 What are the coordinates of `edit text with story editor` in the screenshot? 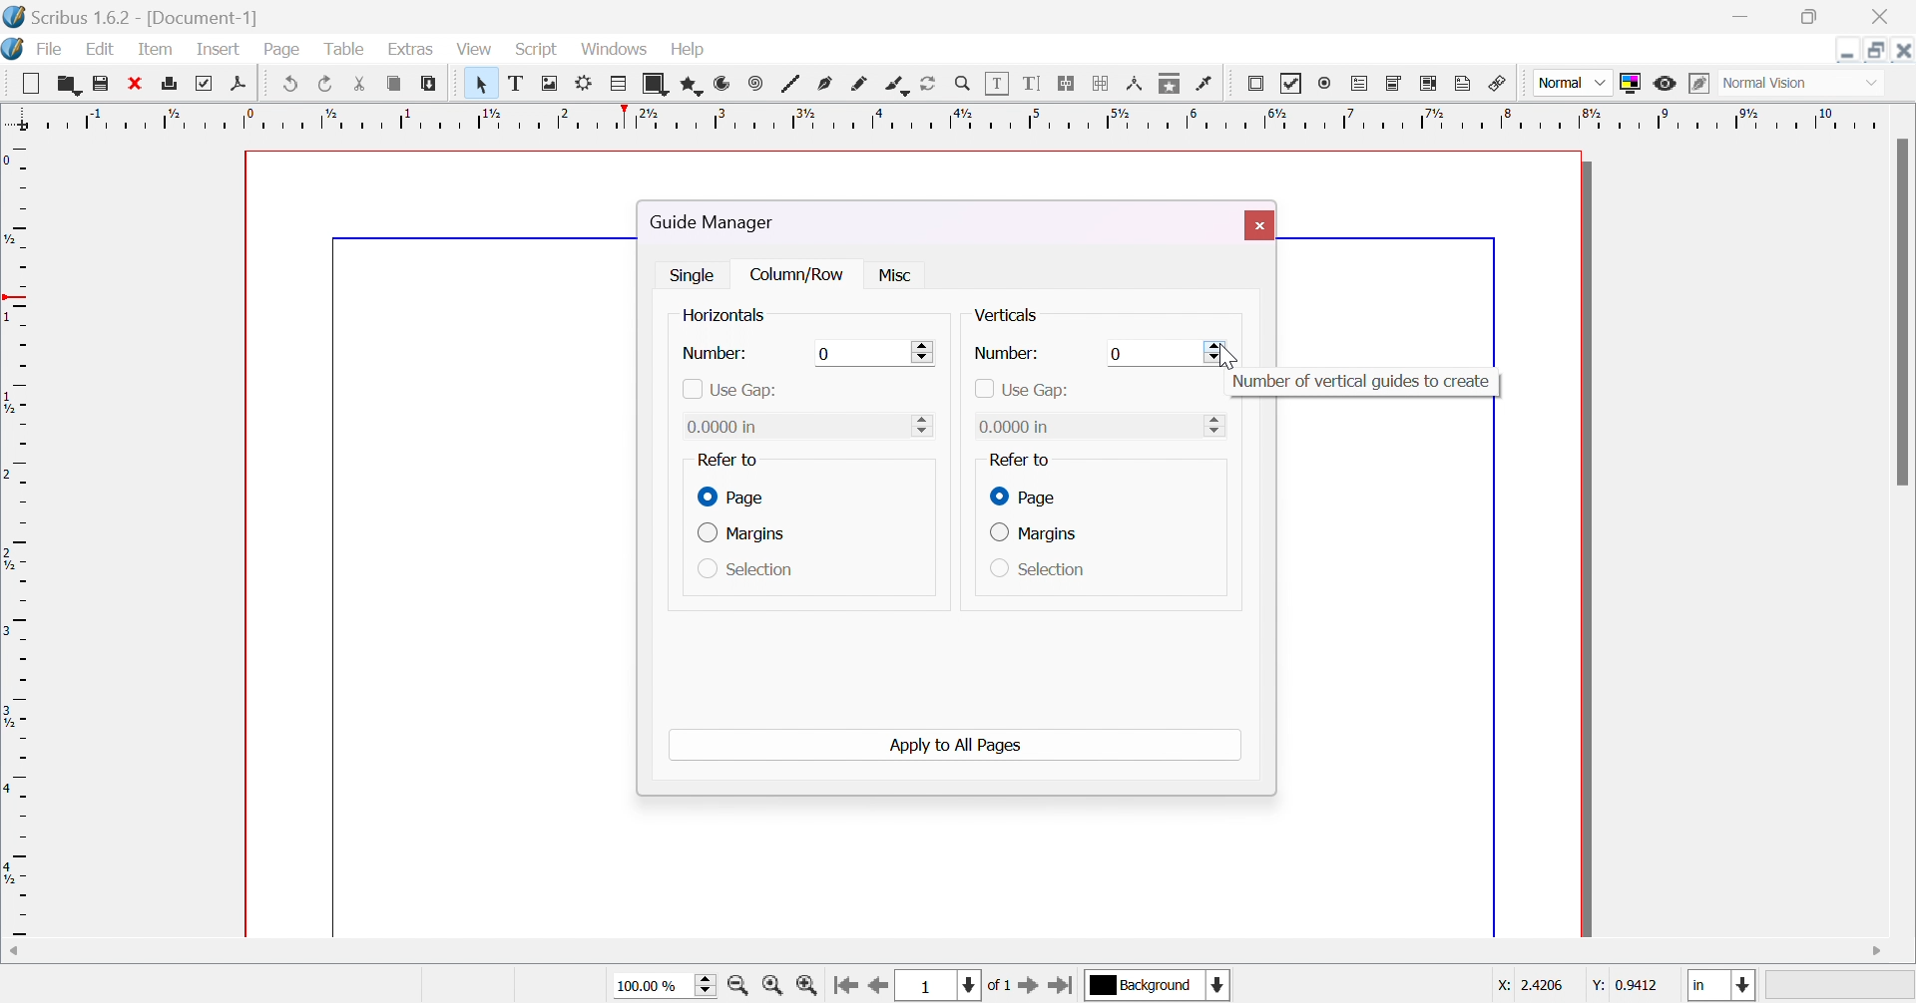 It's located at (1036, 83).